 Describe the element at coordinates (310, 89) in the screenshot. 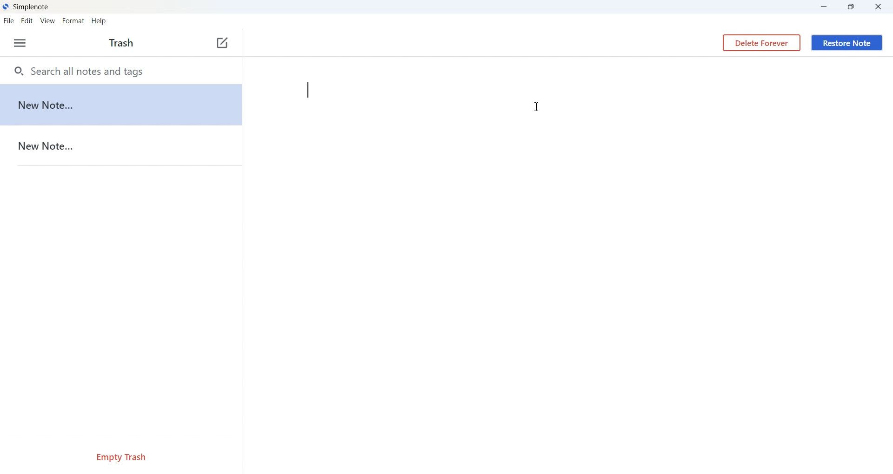

I see `type bar` at that location.